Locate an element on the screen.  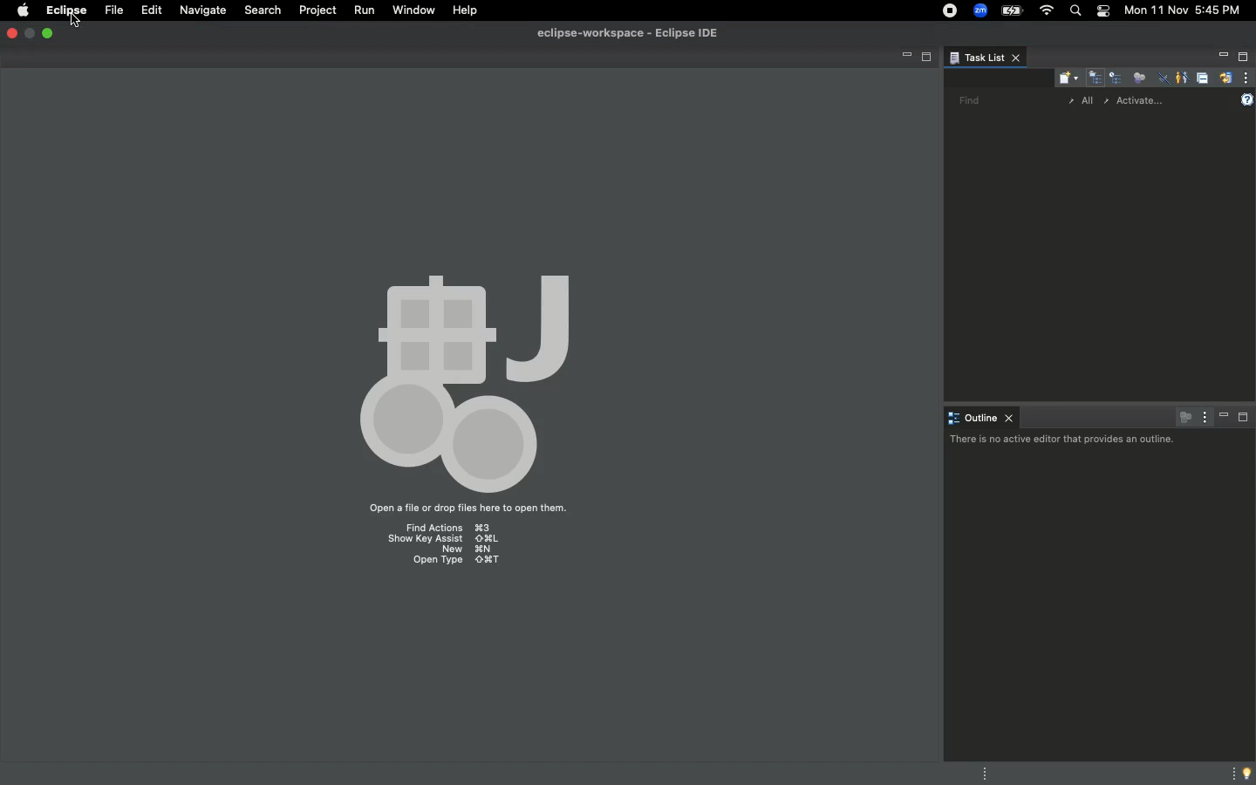
Edit is located at coordinates (150, 10).